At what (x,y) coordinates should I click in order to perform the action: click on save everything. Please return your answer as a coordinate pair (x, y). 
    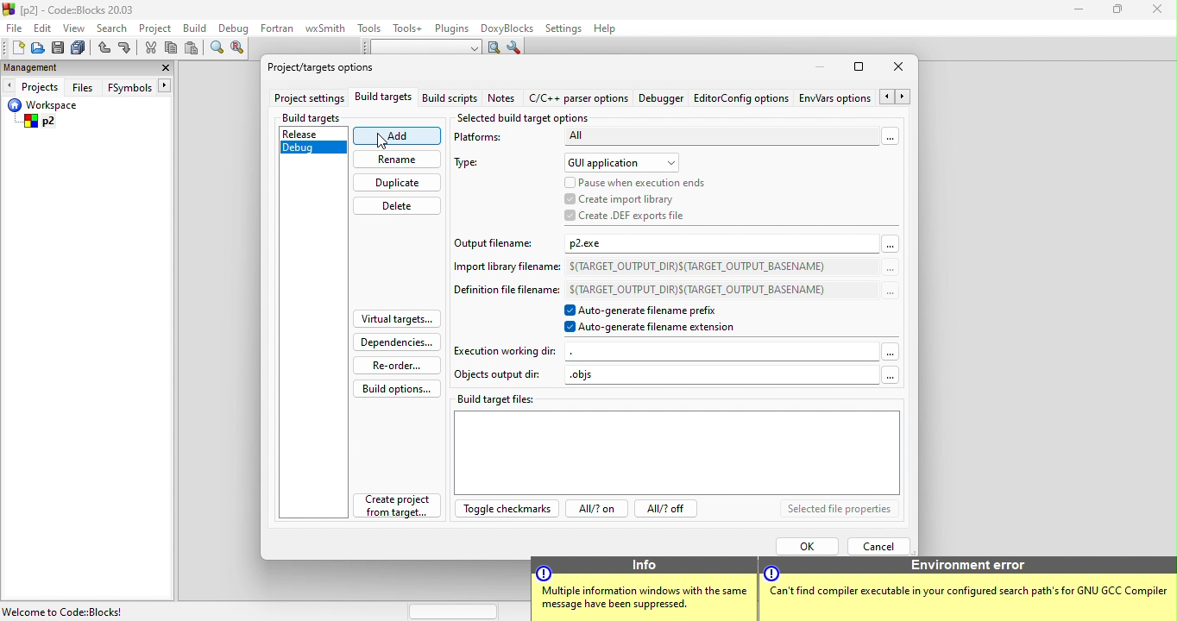
    Looking at the image, I should click on (79, 48).